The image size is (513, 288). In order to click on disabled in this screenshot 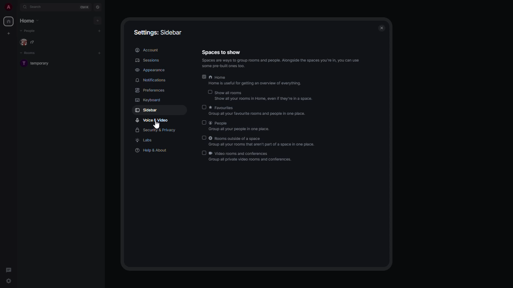, I will do `click(210, 93)`.